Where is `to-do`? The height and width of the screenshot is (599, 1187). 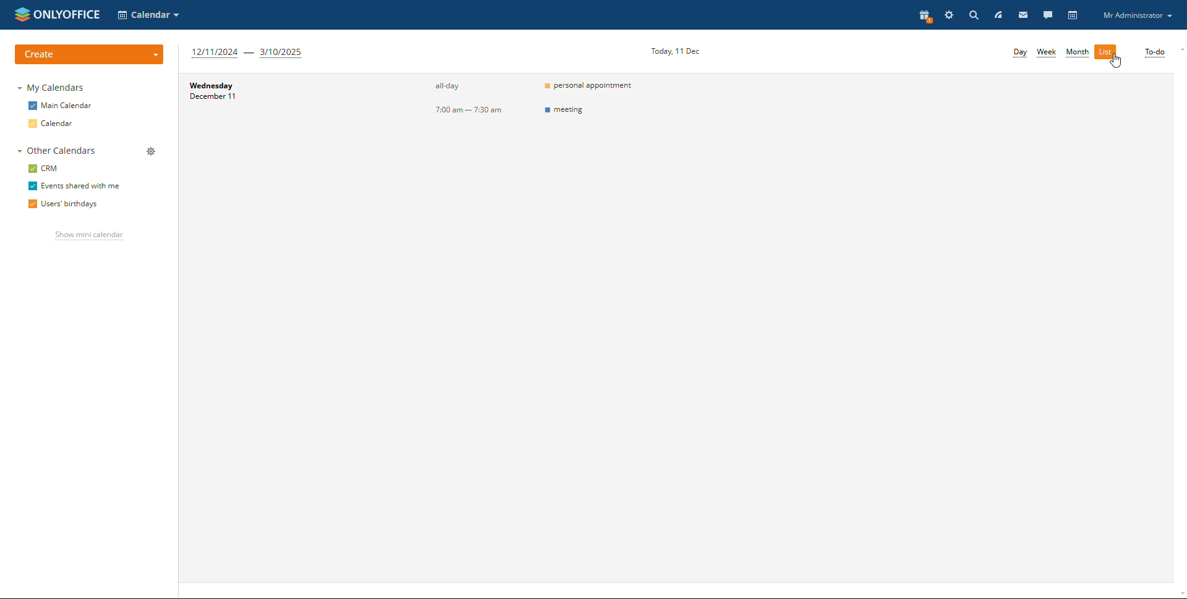 to-do is located at coordinates (1155, 52).